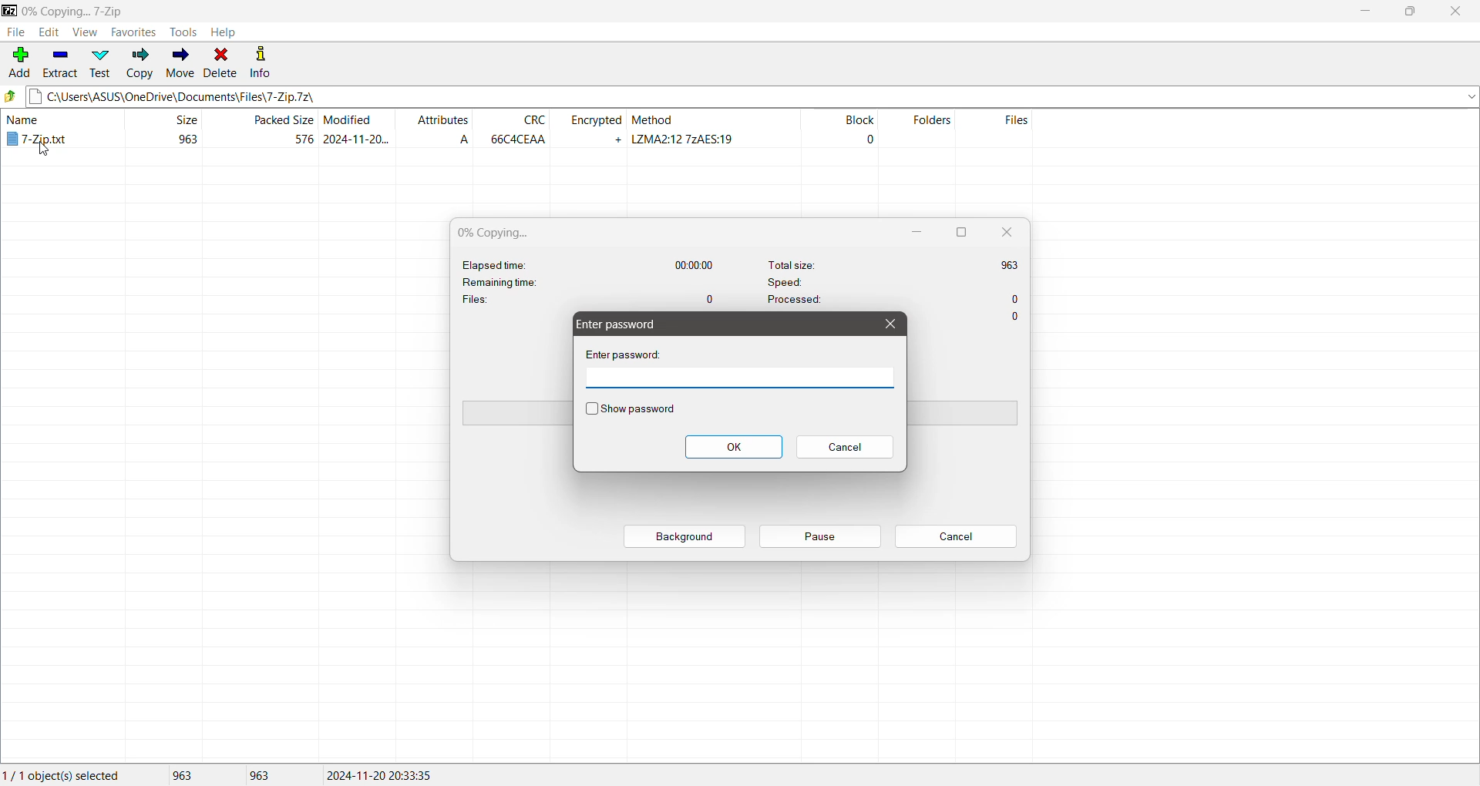 This screenshot has width=1480, height=786. What do you see at coordinates (593, 129) in the screenshot?
I see `Encrypted` at bounding box center [593, 129].